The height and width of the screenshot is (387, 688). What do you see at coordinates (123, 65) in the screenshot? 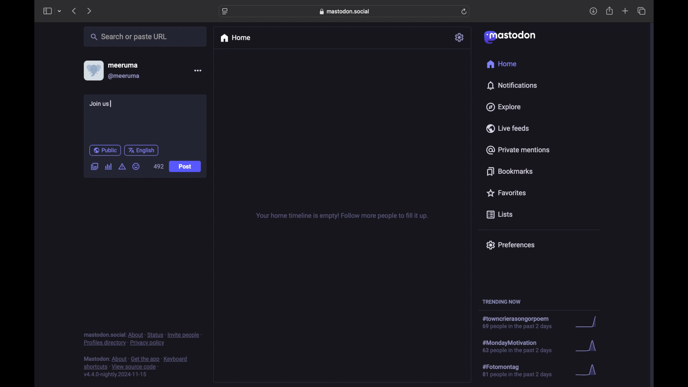
I see `meeruma` at bounding box center [123, 65].